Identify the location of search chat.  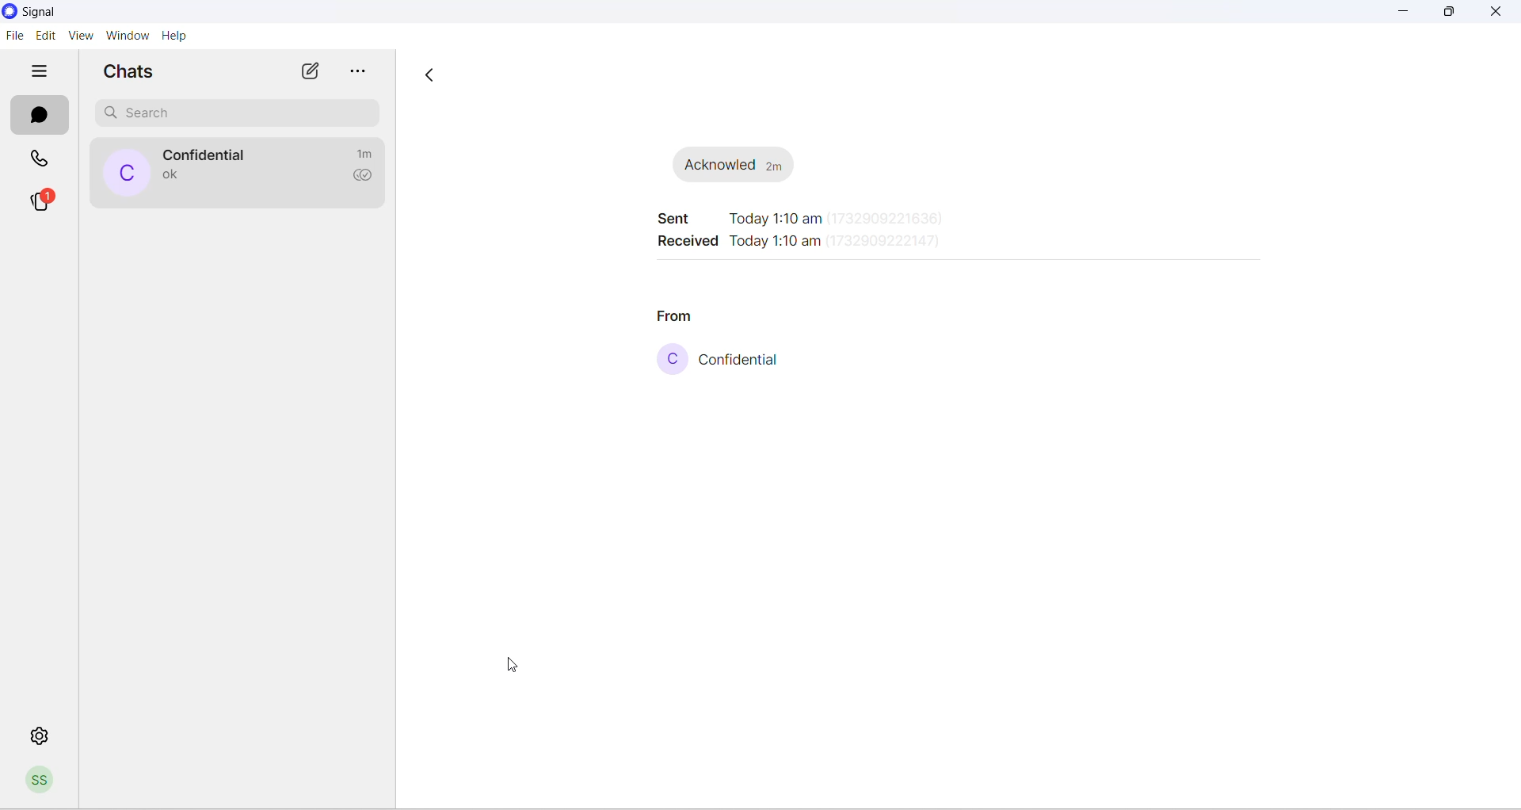
(234, 113).